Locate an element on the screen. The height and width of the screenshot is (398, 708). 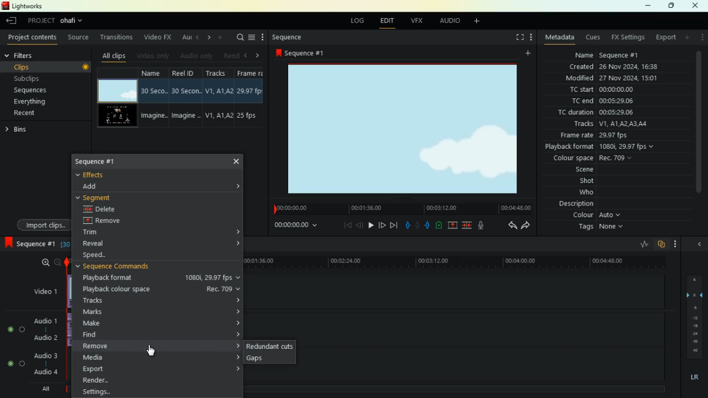
Accordion is located at coordinates (240, 244).